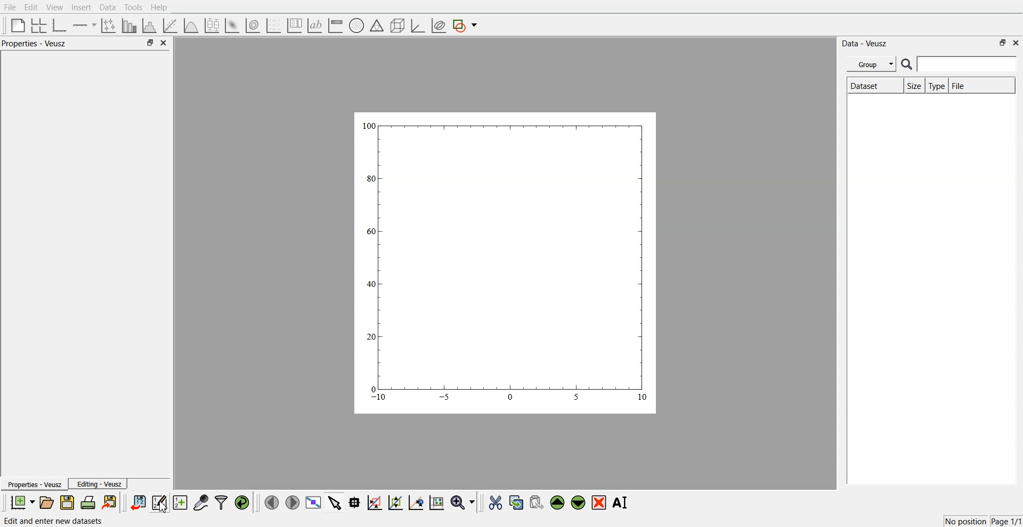 This screenshot has height=527, width=1023. I want to click on Edit, so click(31, 7).